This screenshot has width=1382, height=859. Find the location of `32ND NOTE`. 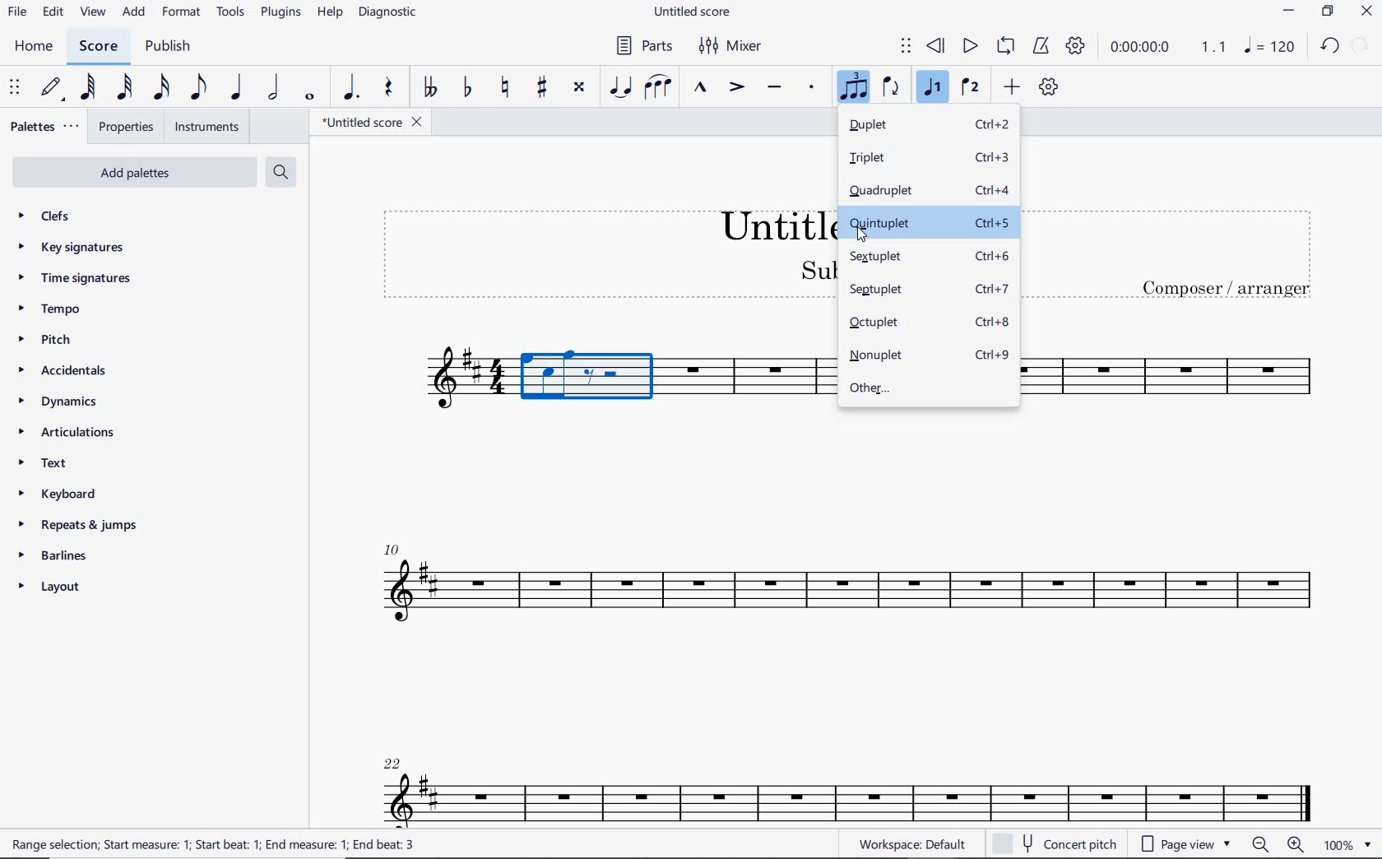

32ND NOTE is located at coordinates (123, 88).